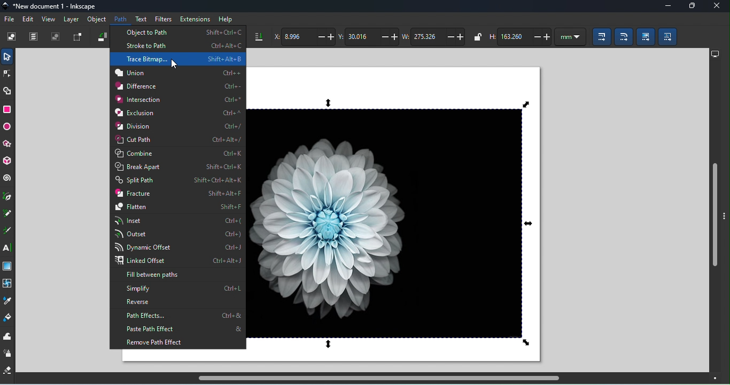 The image size is (730, 385). I want to click on Object rotate 90 CCW, so click(102, 38).